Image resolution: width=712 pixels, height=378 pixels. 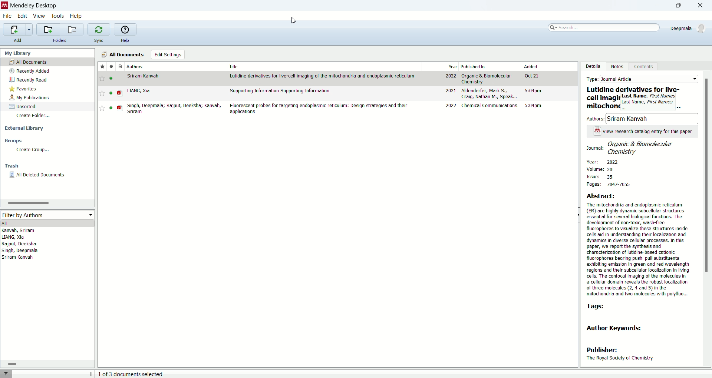 I want to click on my library, so click(x=20, y=54).